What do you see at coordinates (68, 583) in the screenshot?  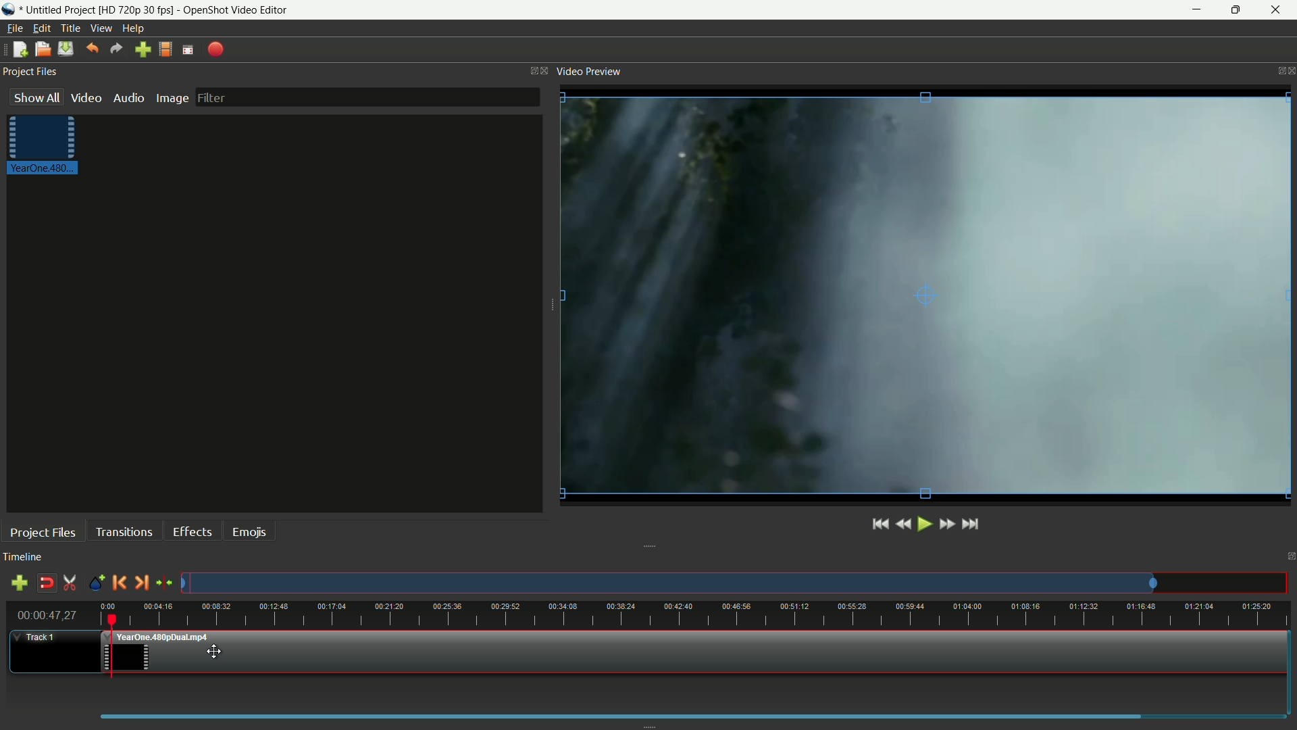 I see `enable razor` at bounding box center [68, 583].